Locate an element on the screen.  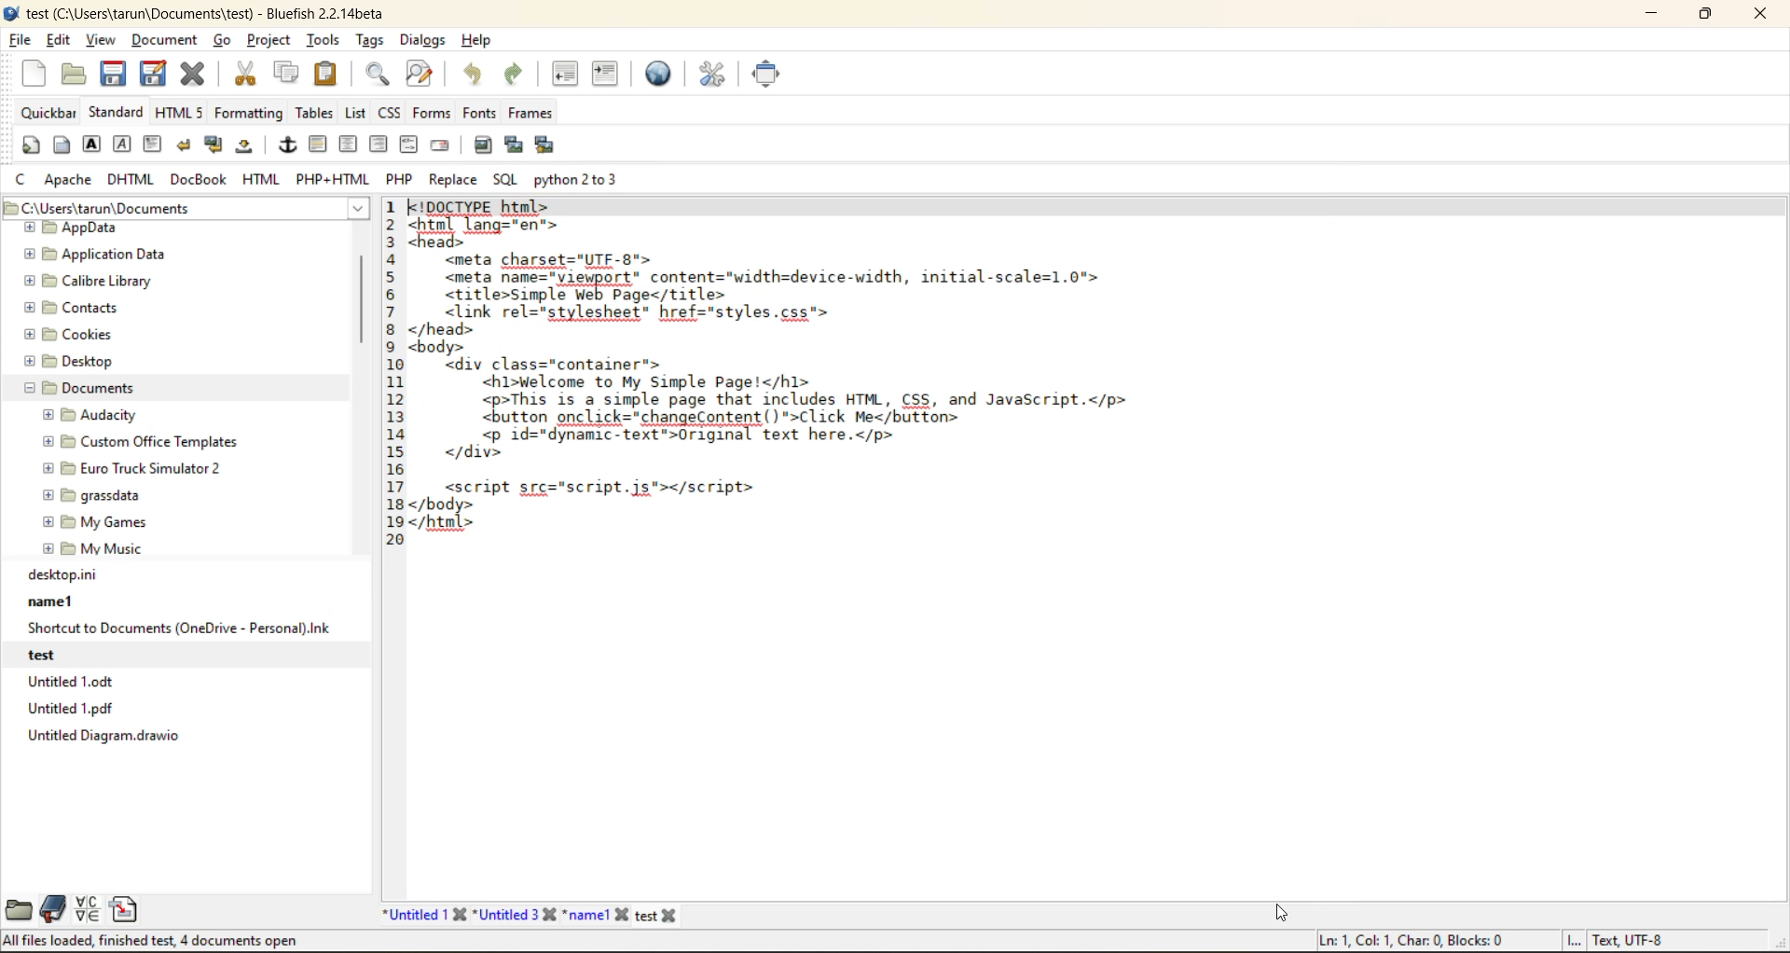
preview in browser is located at coordinates (663, 72).